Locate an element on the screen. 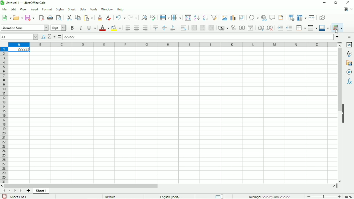  Formula is located at coordinates (59, 37).